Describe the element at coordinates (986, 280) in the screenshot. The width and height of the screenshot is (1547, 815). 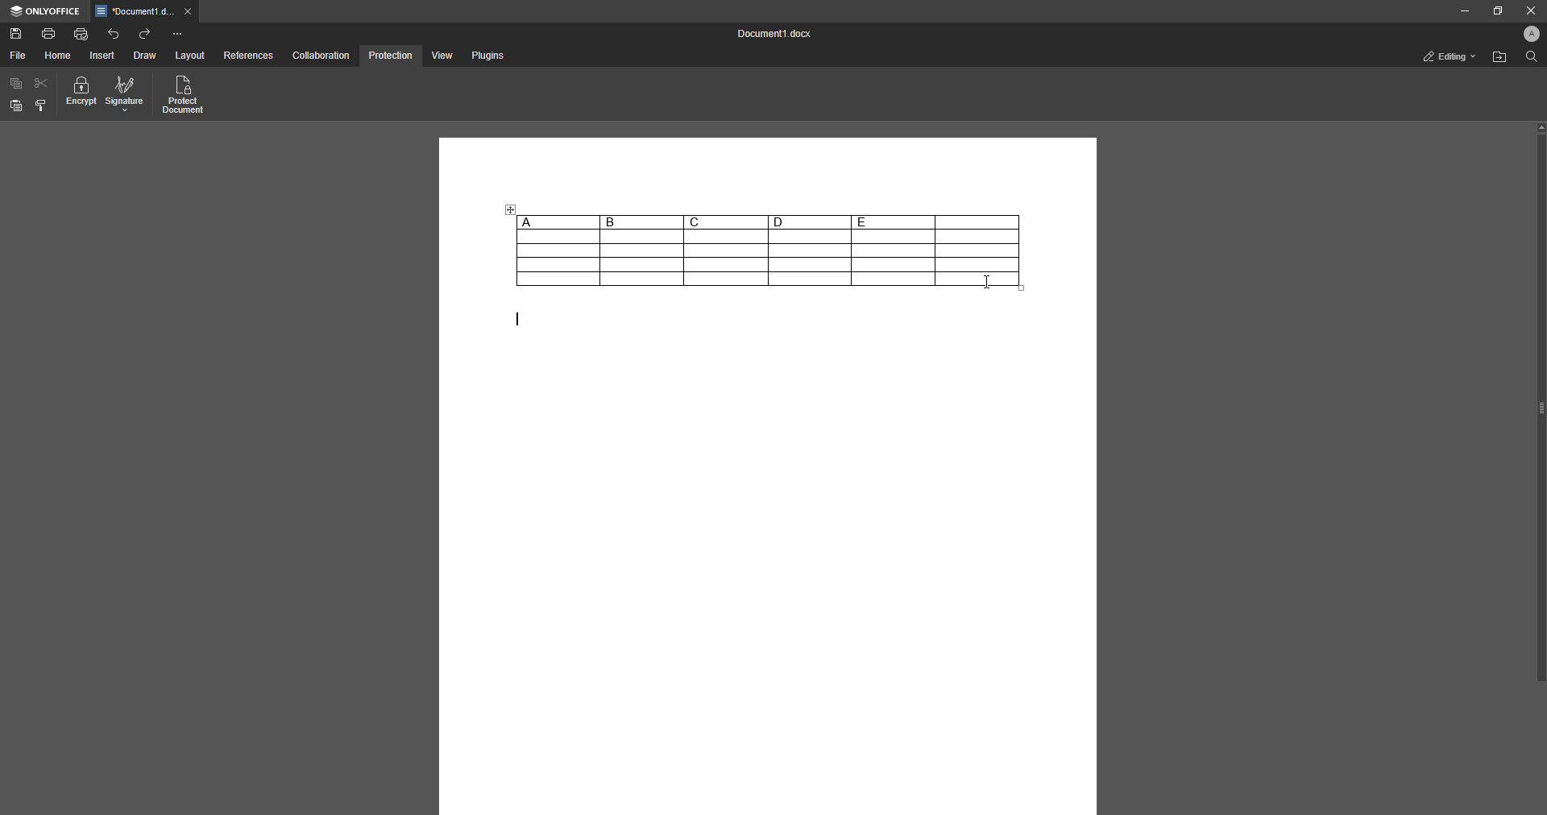
I see `Cursor Position` at that location.